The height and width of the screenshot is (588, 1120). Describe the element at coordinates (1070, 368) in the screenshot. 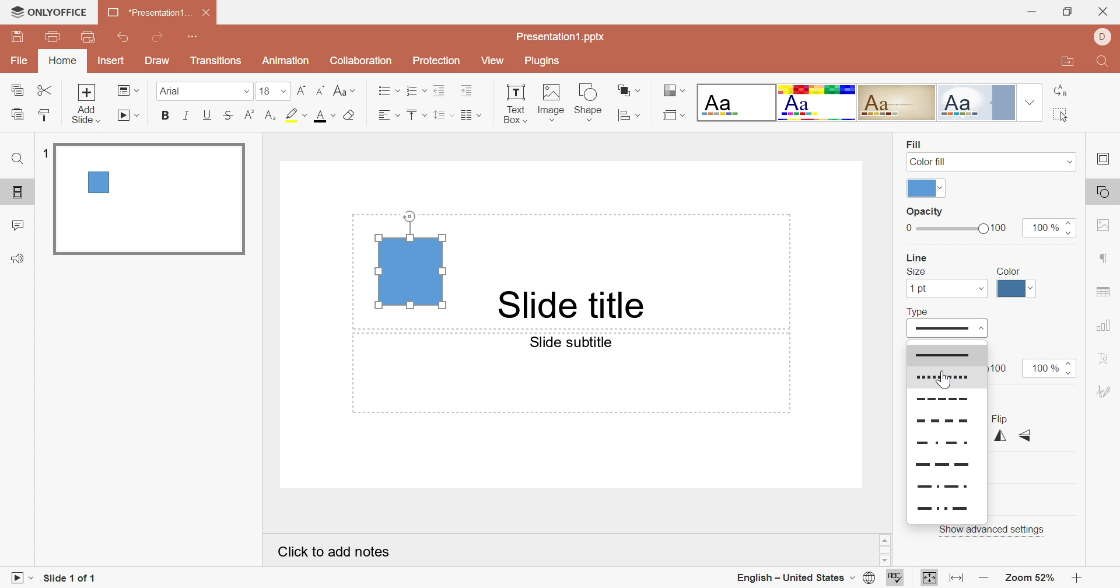

I see `Slider` at that location.